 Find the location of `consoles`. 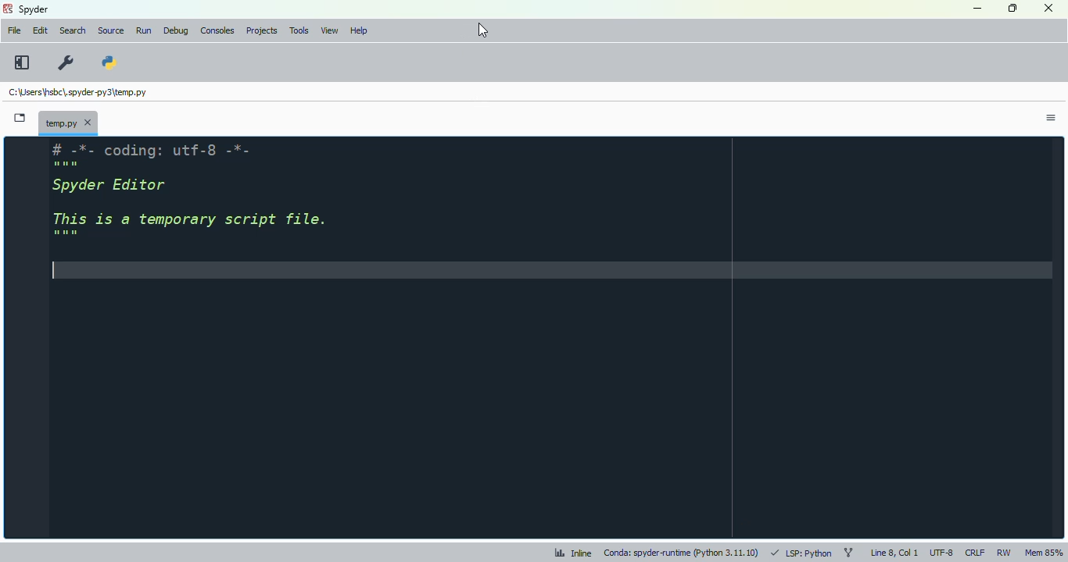

consoles is located at coordinates (217, 30).